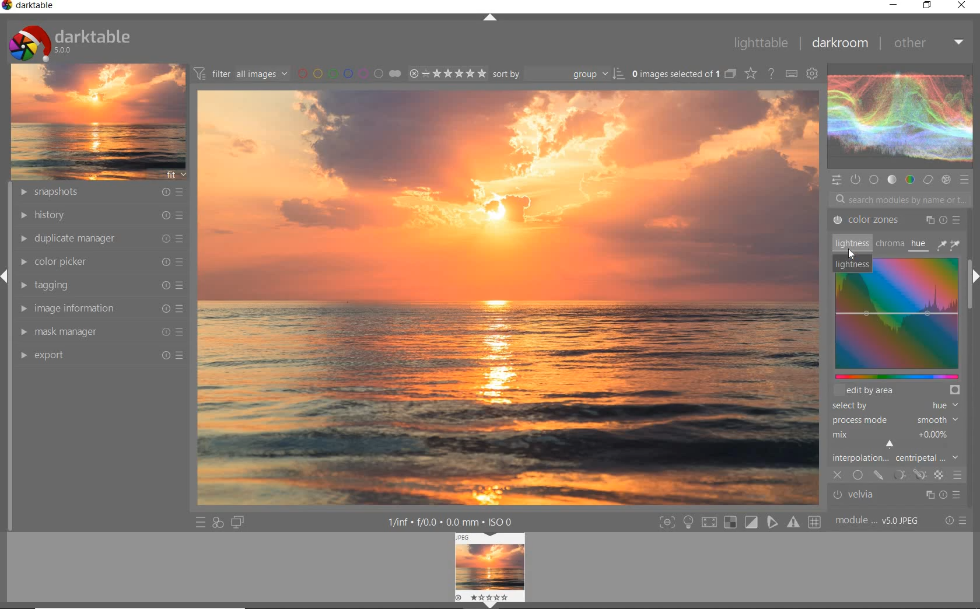  Describe the element at coordinates (892, 180) in the screenshot. I see `TONE ` at that location.